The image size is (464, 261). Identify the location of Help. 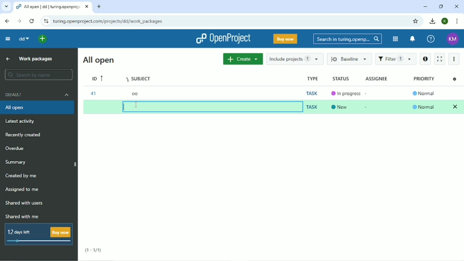
(431, 39).